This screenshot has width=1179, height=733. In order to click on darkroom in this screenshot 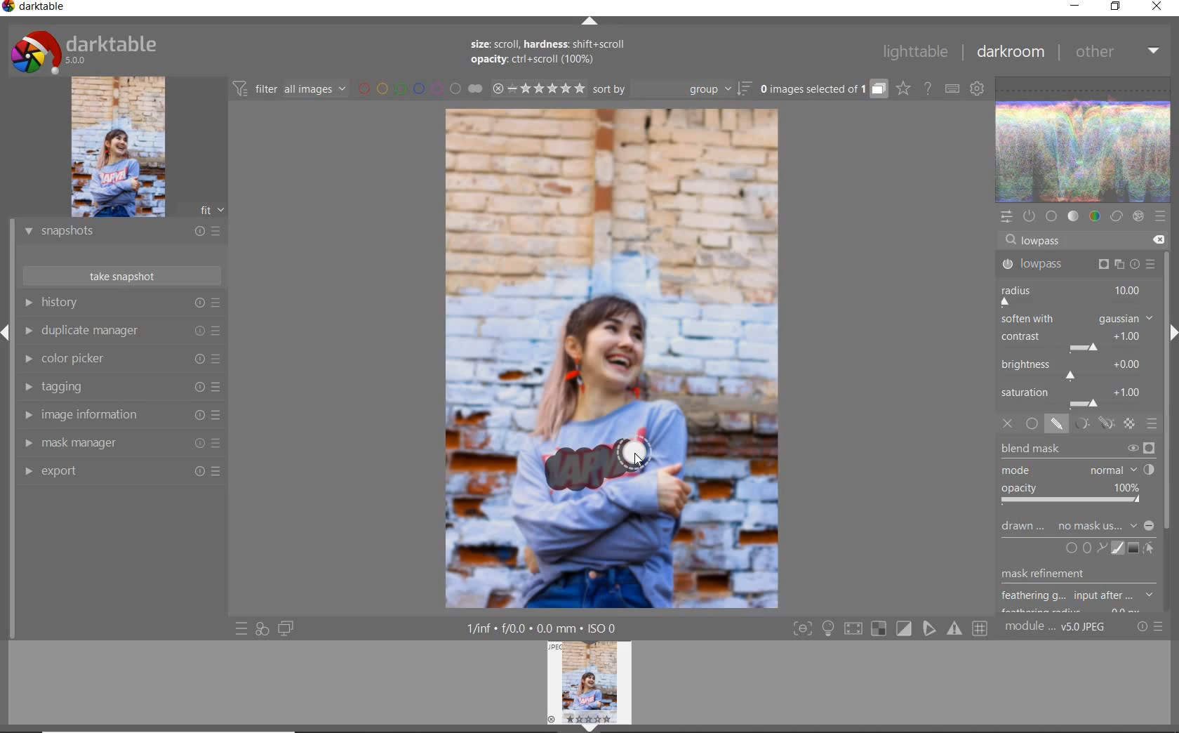, I will do `click(1011, 53)`.